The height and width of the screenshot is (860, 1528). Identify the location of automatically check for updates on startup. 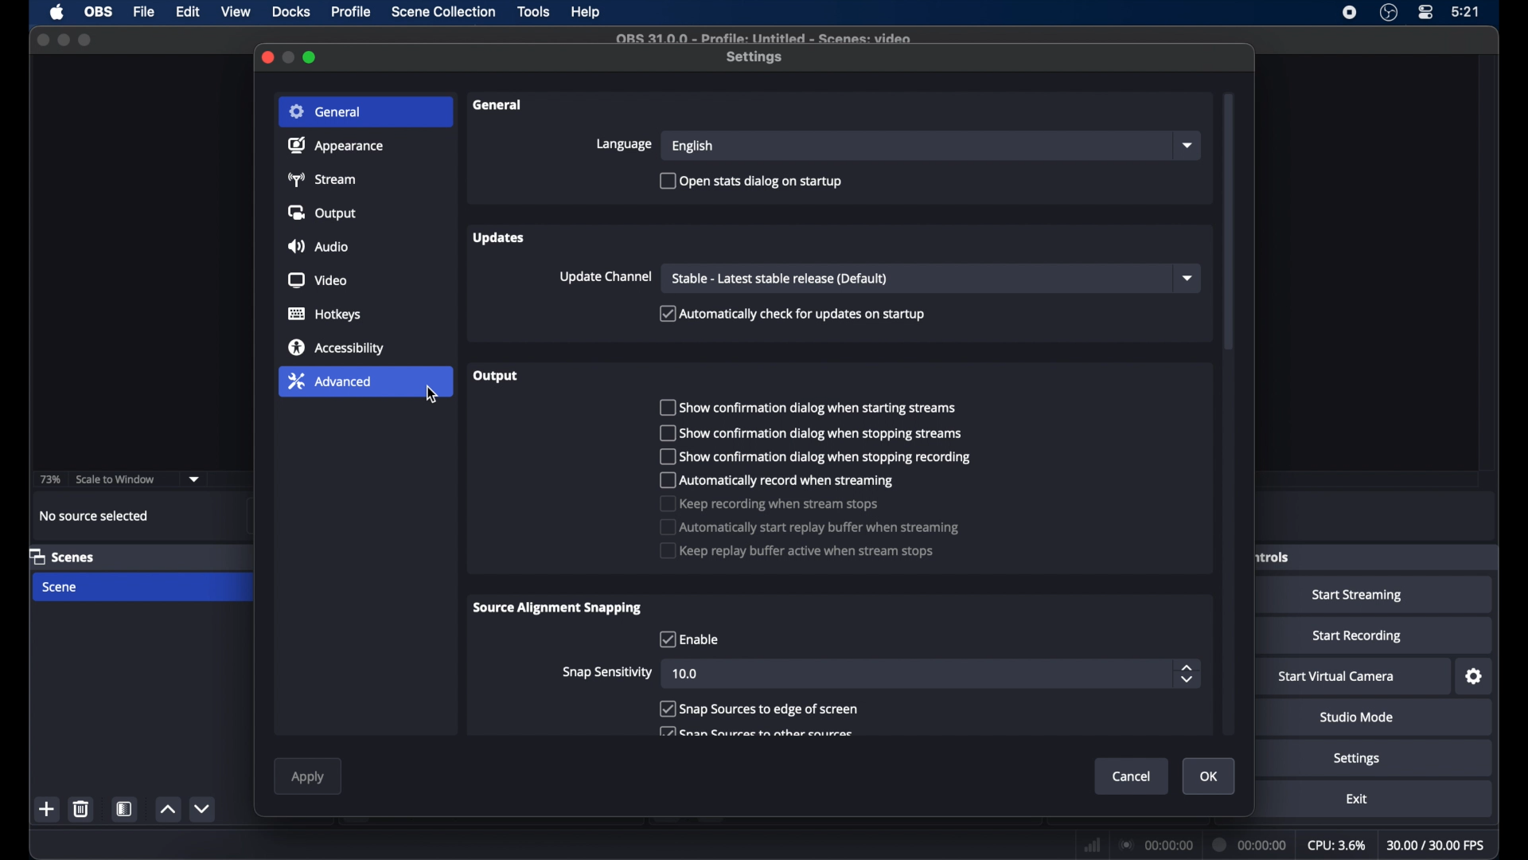
(792, 314).